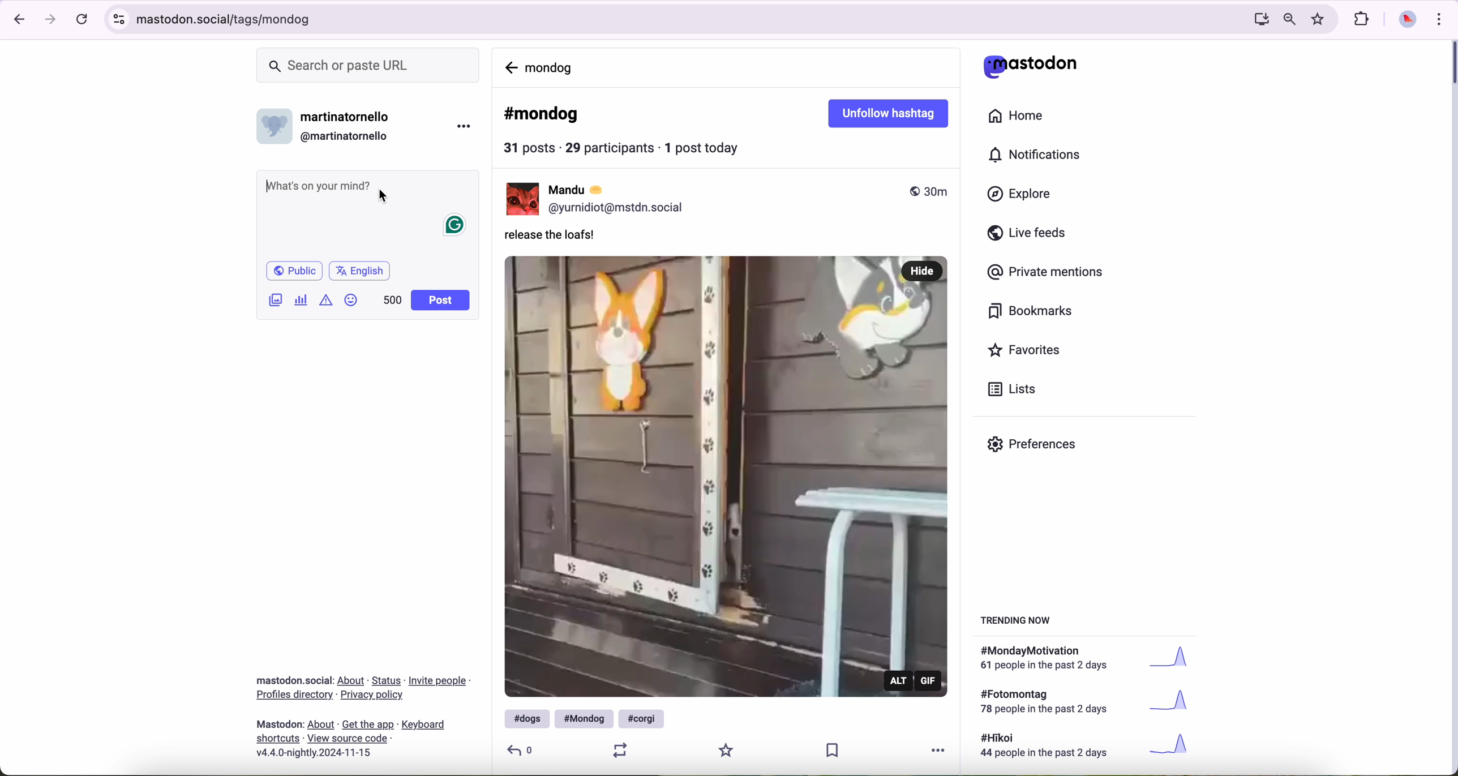 This screenshot has height=776, width=1458. Describe the element at coordinates (296, 272) in the screenshot. I see `Public` at that location.